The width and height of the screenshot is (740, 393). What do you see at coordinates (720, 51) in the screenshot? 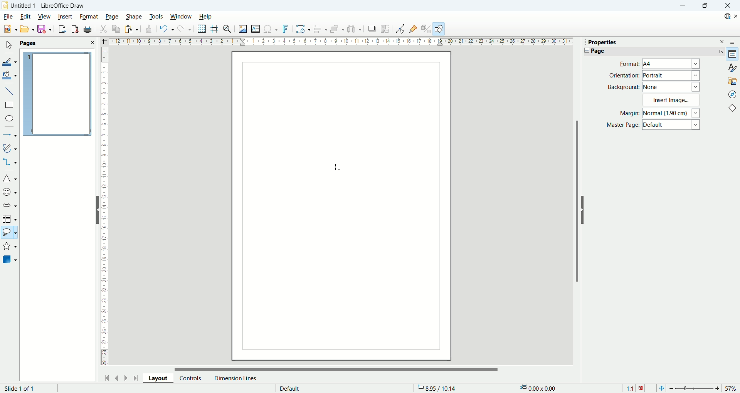
I see `More Options` at bounding box center [720, 51].